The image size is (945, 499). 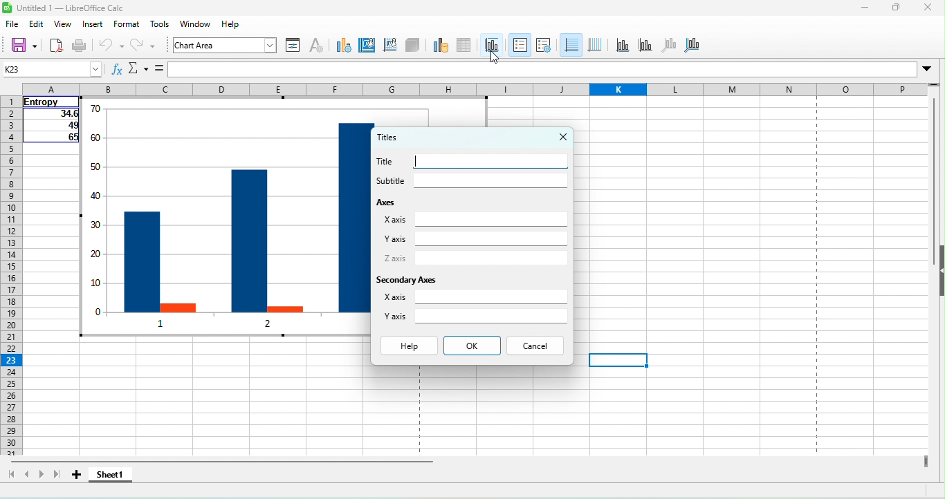 I want to click on axes, so click(x=404, y=203).